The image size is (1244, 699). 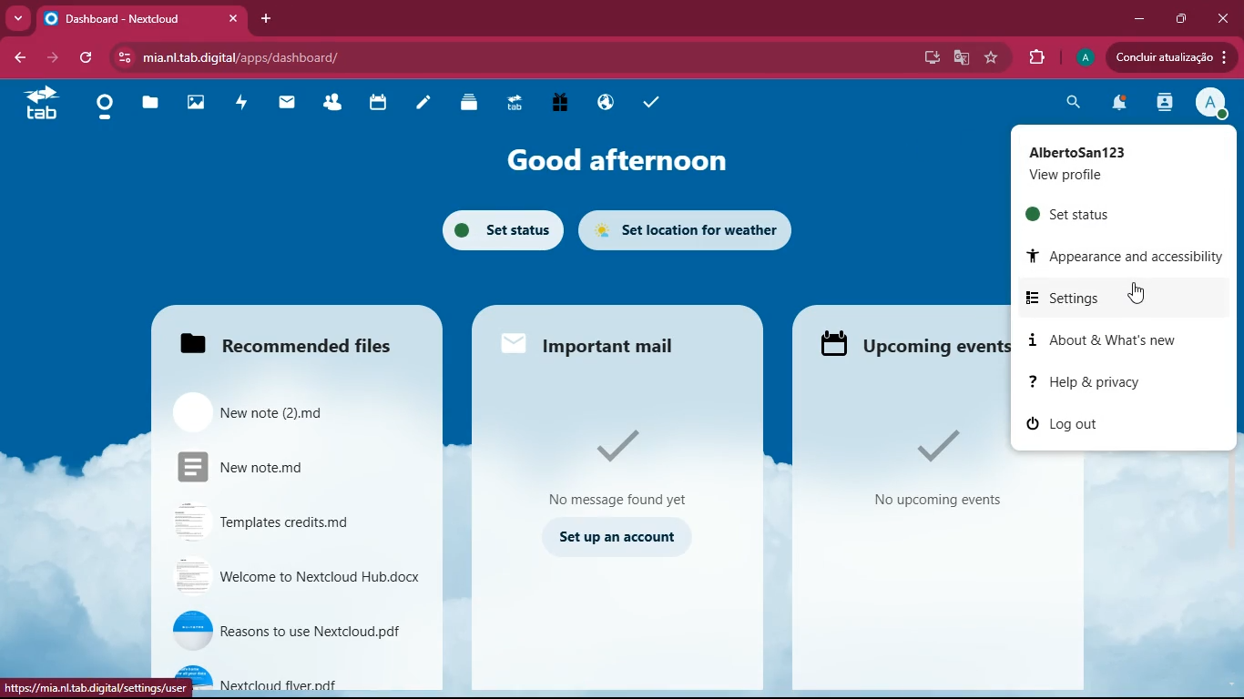 What do you see at coordinates (282, 409) in the screenshot?
I see `file` at bounding box center [282, 409].